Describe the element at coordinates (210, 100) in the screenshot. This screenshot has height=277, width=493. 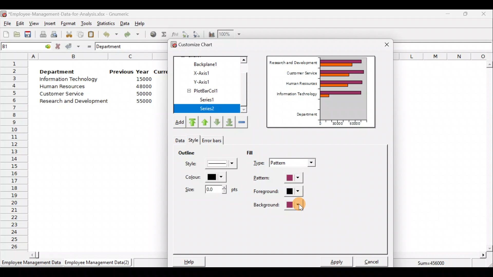
I see `Series1` at that location.